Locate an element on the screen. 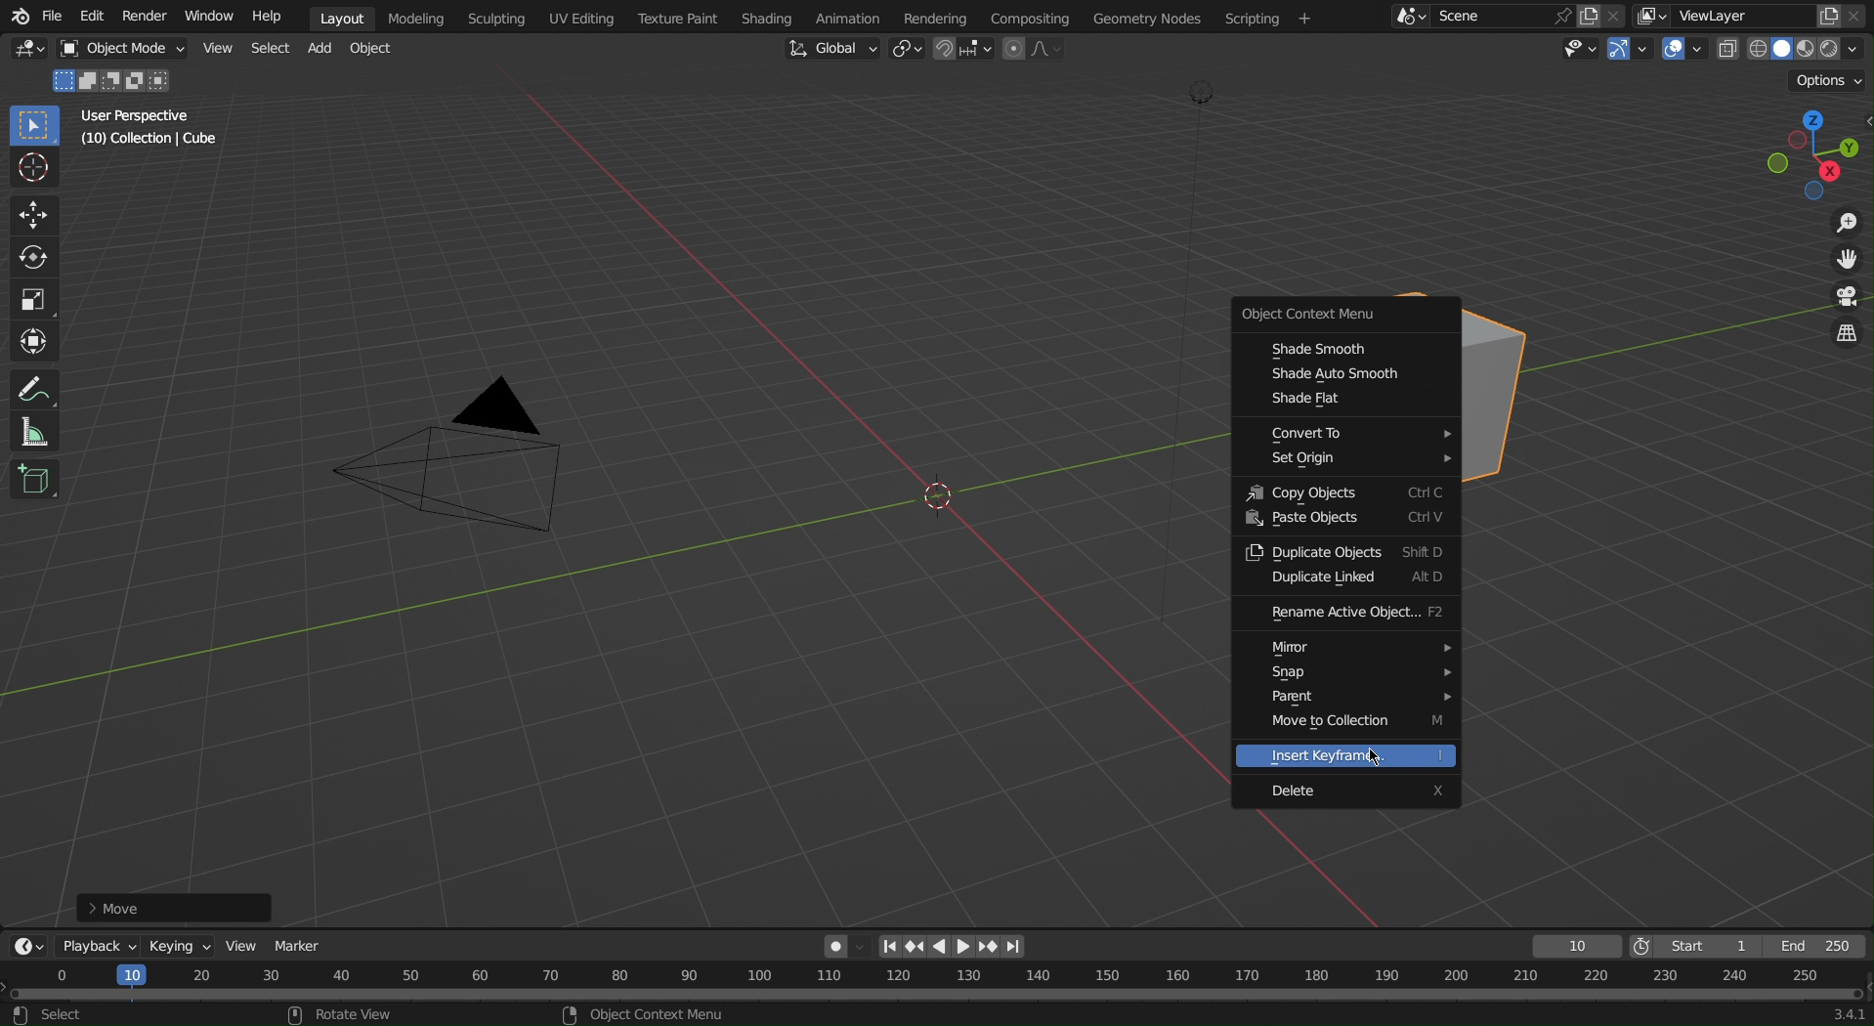 The width and height of the screenshot is (1874, 1026). Paste Objects is located at coordinates (1345, 523).